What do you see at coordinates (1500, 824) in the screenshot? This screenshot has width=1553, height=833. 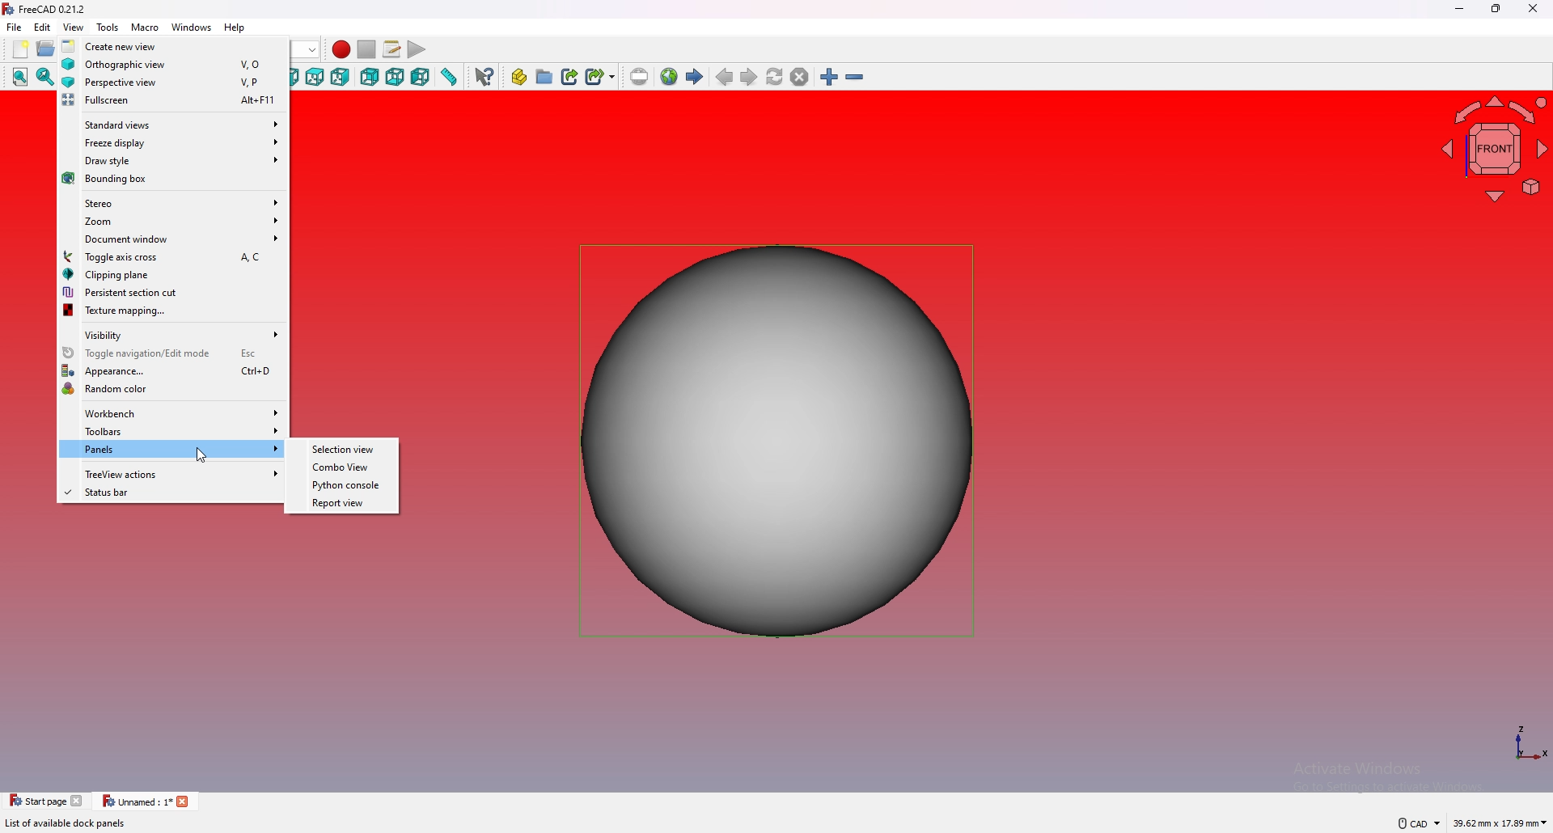 I see `dimensions` at bounding box center [1500, 824].